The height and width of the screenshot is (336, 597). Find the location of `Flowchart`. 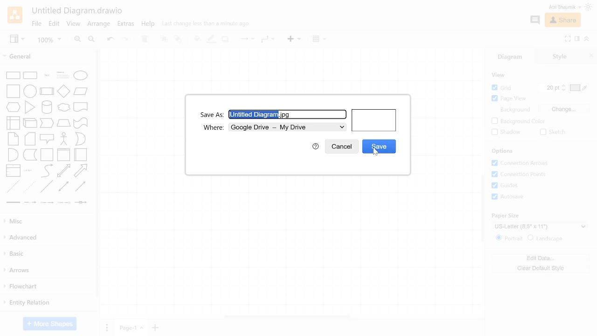

Flowchart is located at coordinates (49, 286).